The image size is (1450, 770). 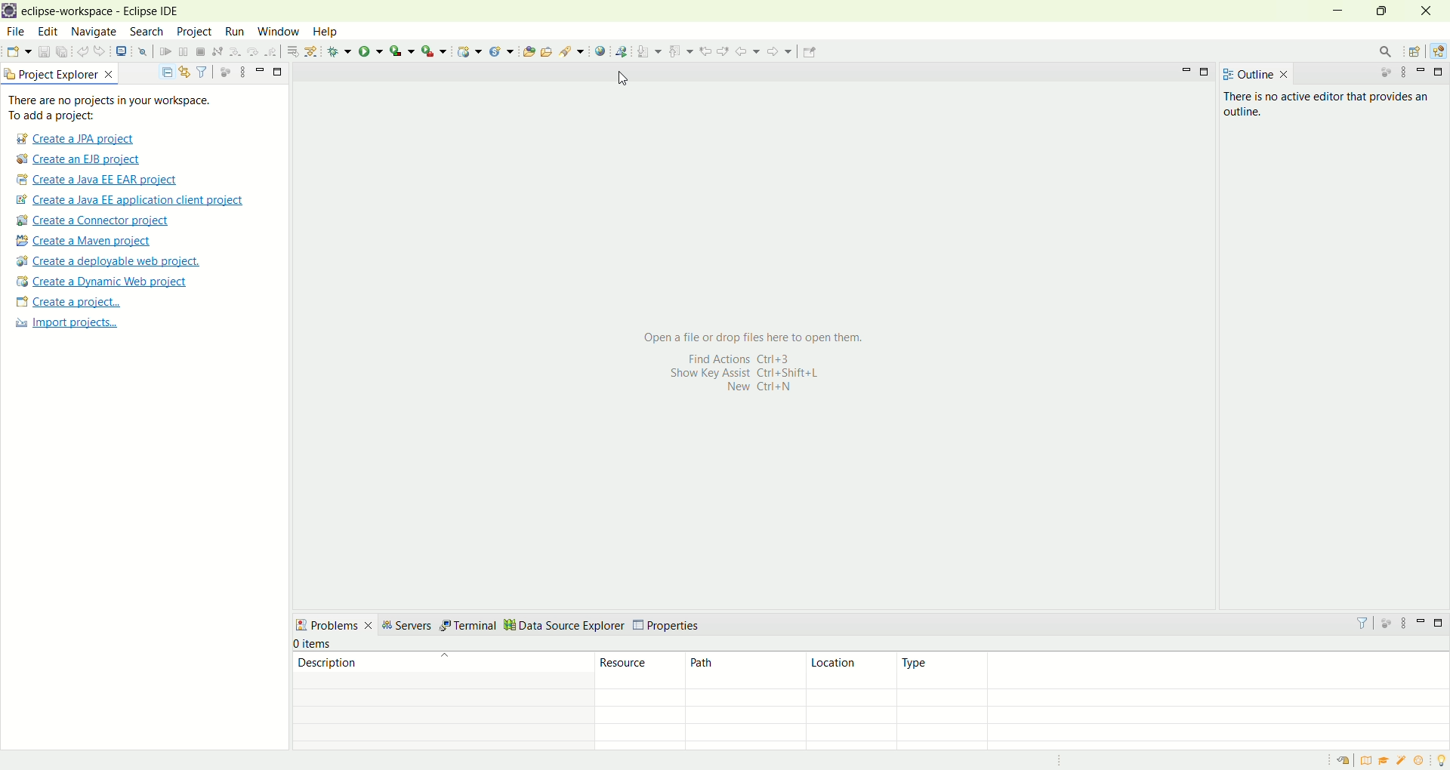 I want to click on use step filters, so click(x=312, y=51).